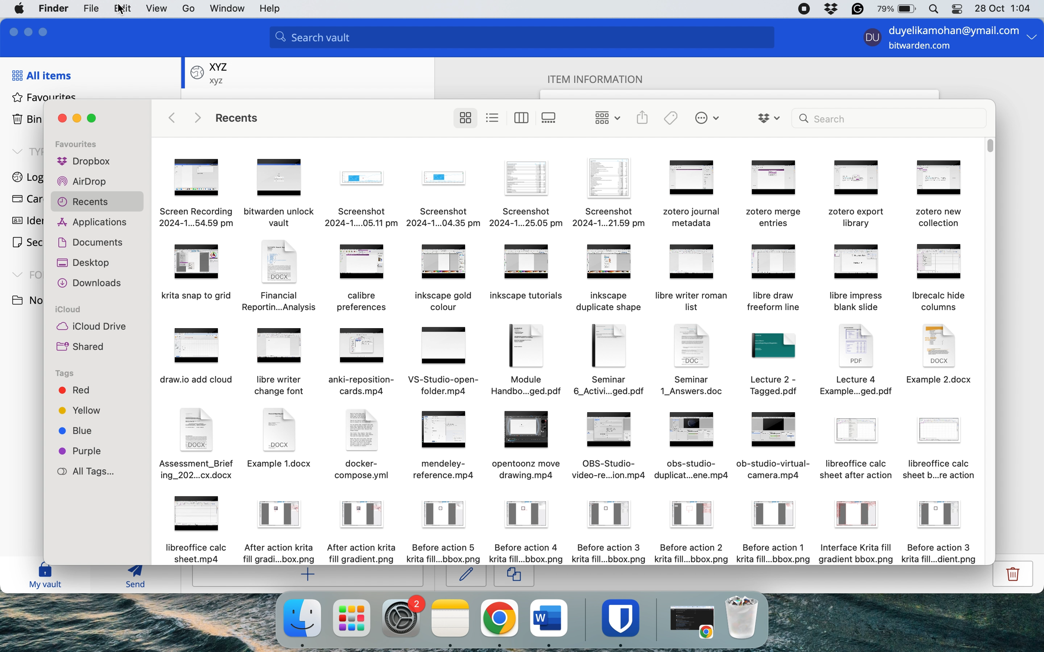 The image size is (1044, 652). I want to click on delete, so click(1010, 577).